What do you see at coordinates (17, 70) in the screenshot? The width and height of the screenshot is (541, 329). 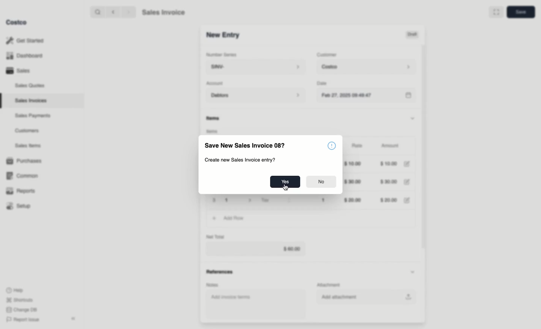 I see `Sales` at bounding box center [17, 70].